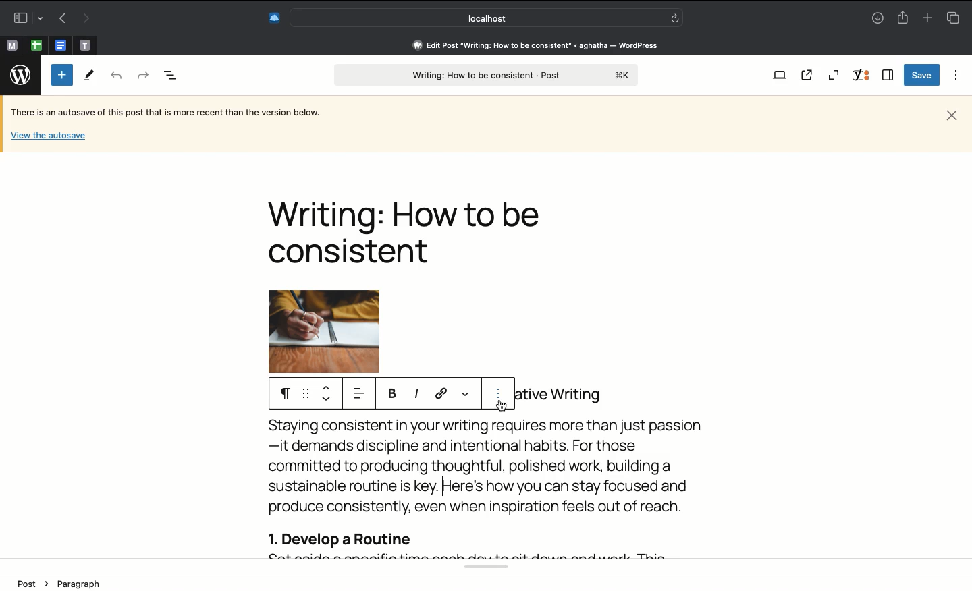 The width and height of the screenshot is (972, 591). What do you see at coordinates (526, 45) in the screenshot?
I see `Address` at bounding box center [526, 45].